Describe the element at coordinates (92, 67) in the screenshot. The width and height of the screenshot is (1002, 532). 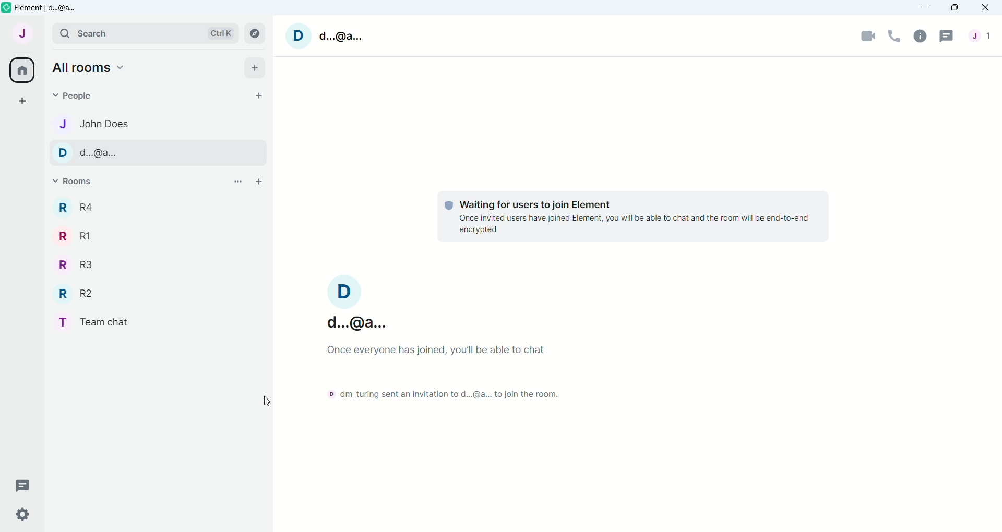
I see `Home options` at that location.